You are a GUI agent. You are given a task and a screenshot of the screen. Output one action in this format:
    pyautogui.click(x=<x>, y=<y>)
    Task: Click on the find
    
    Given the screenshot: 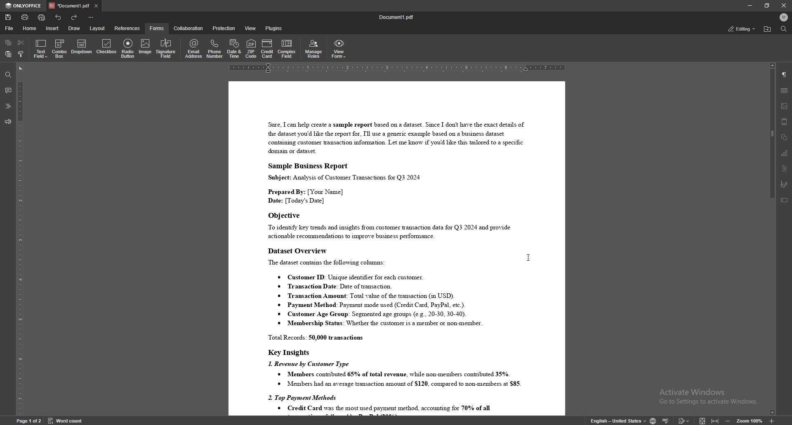 What is the action you would take?
    pyautogui.click(x=8, y=75)
    